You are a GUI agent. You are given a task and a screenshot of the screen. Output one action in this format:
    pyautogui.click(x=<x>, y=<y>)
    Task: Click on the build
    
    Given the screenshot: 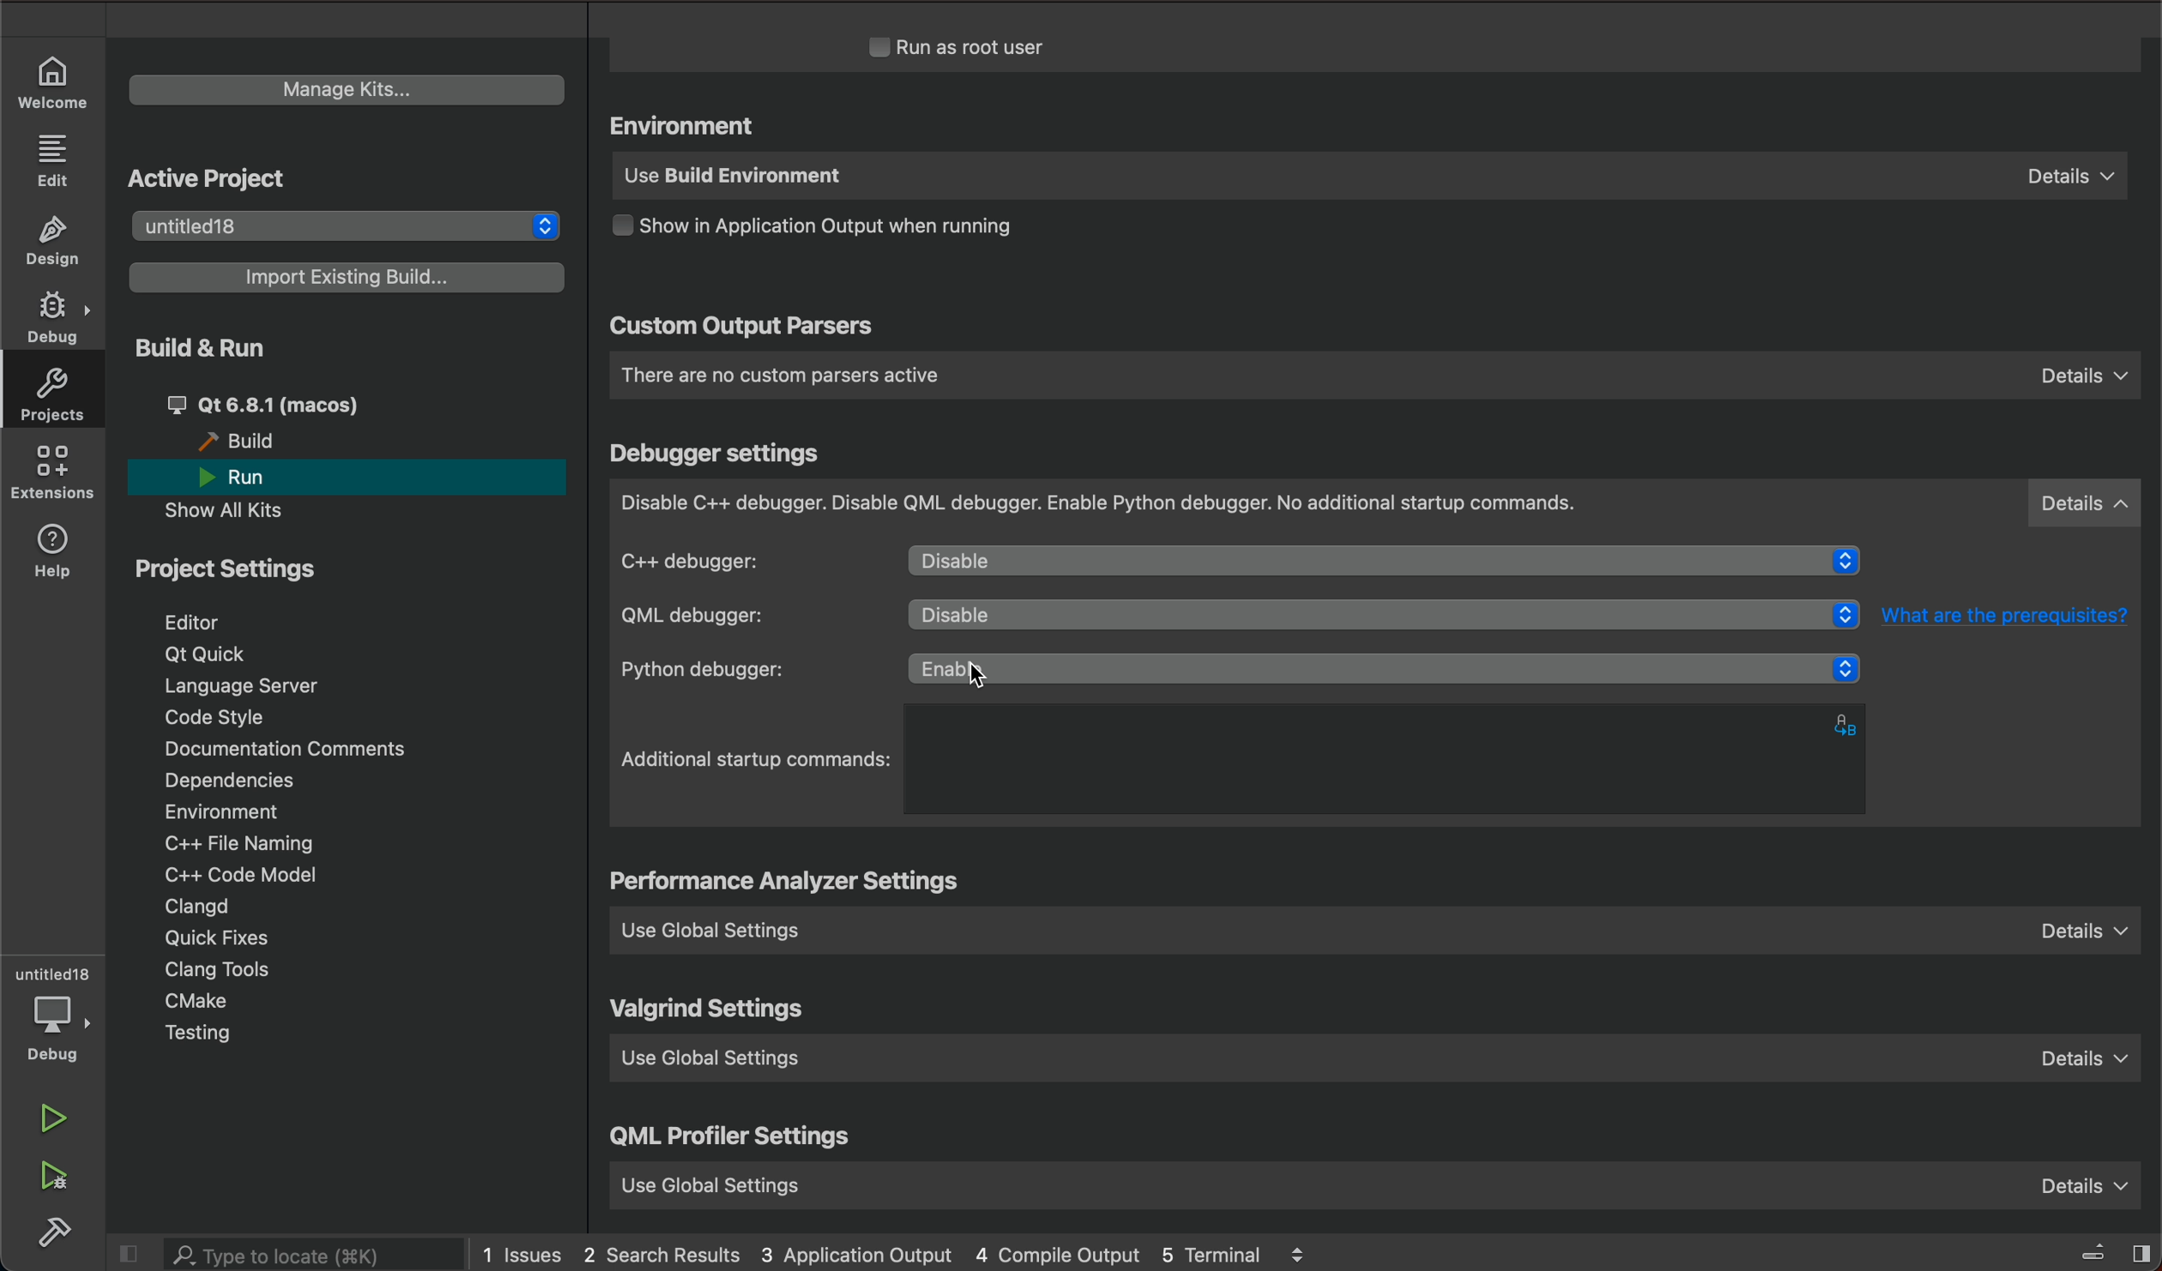 What is the action you would take?
    pyautogui.click(x=246, y=442)
    